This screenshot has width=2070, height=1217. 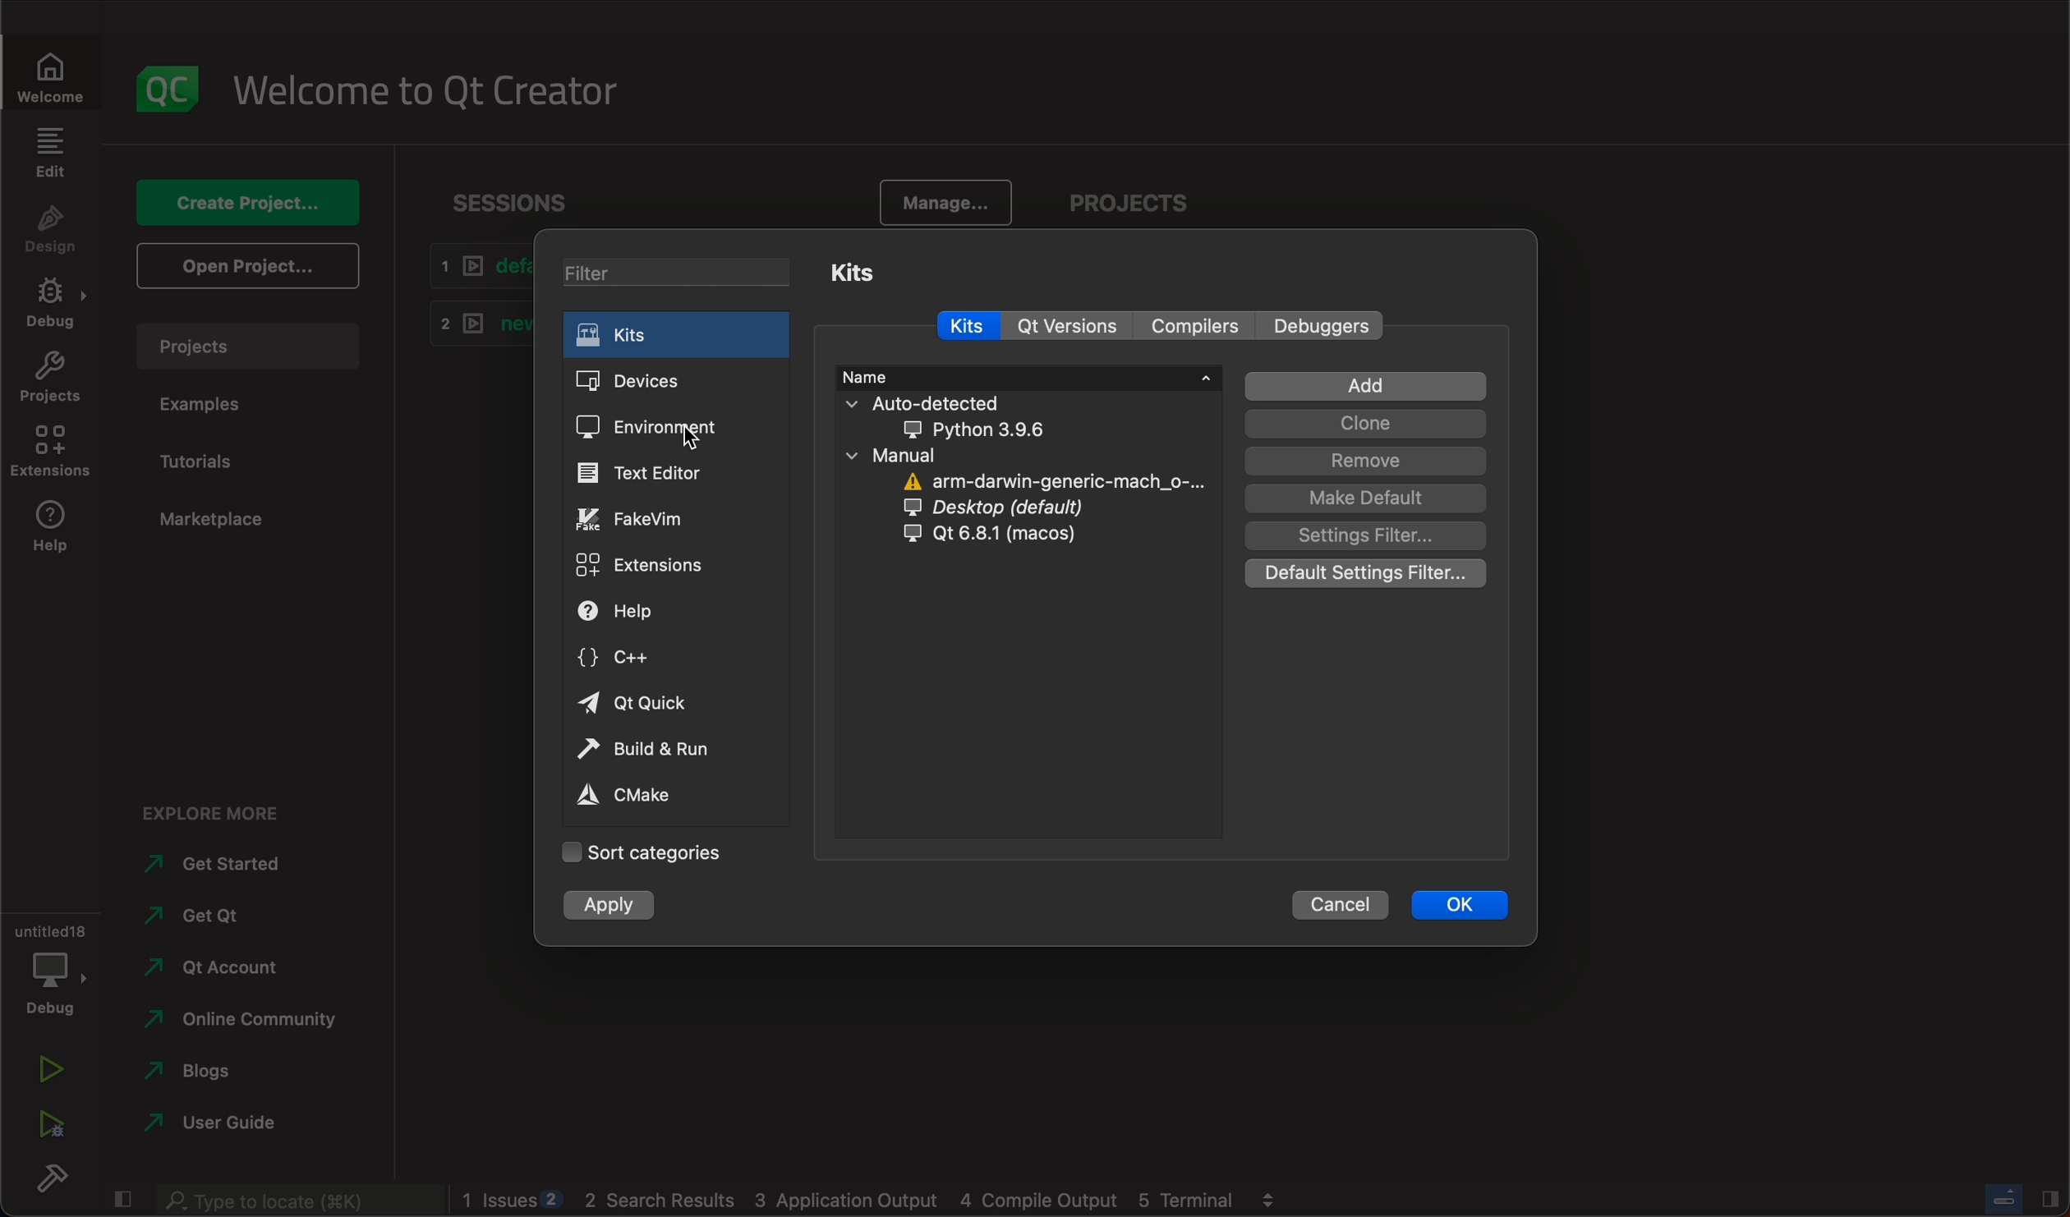 I want to click on categories, so click(x=641, y=852).